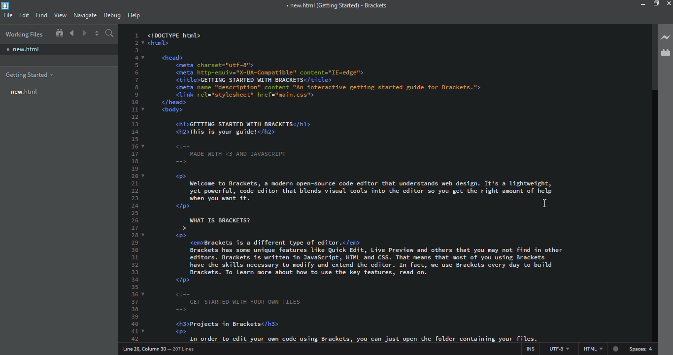  I want to click on line number, so click(134, 187).